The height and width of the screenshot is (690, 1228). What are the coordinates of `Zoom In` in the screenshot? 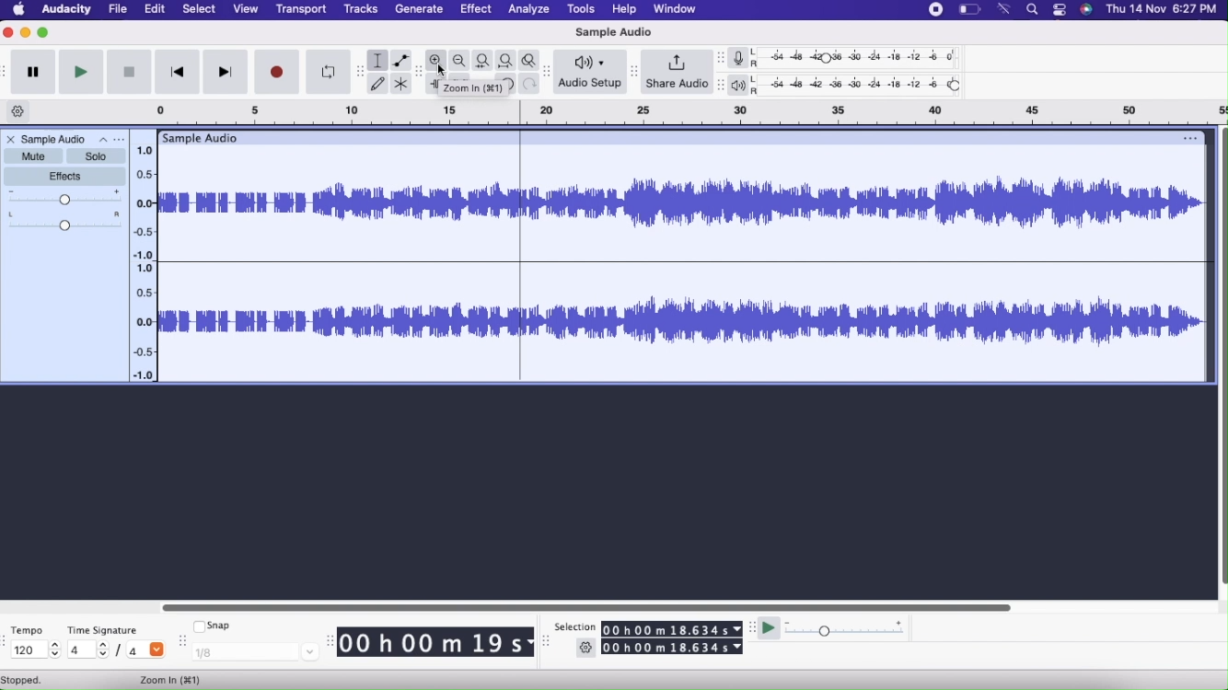 It's located at (436, 60).